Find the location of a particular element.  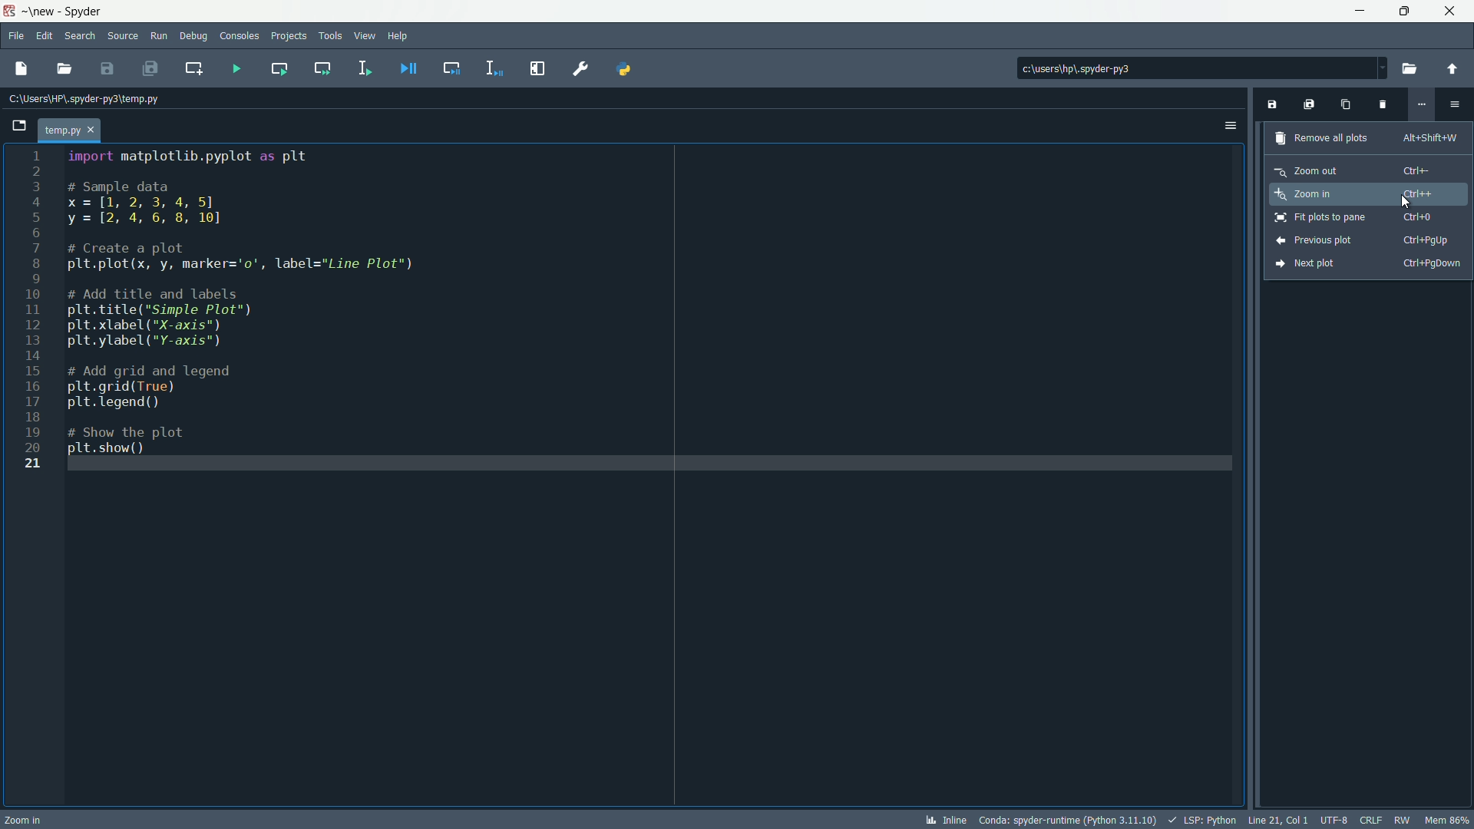

dropdrown is located at coordinates (1382, 68).